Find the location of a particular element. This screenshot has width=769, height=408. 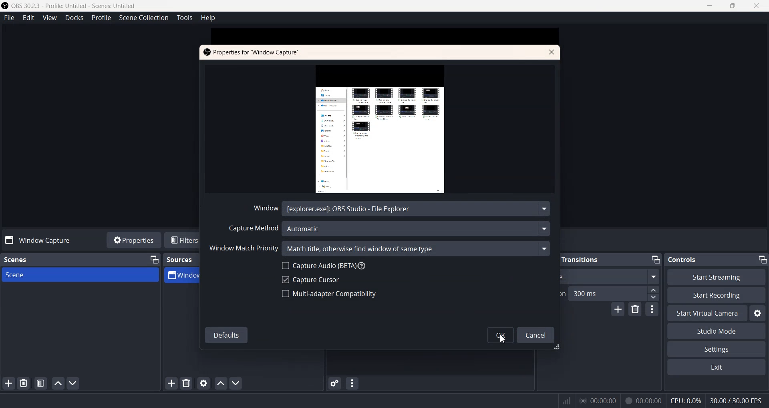

Minimize is located at coordinates (711, 6).